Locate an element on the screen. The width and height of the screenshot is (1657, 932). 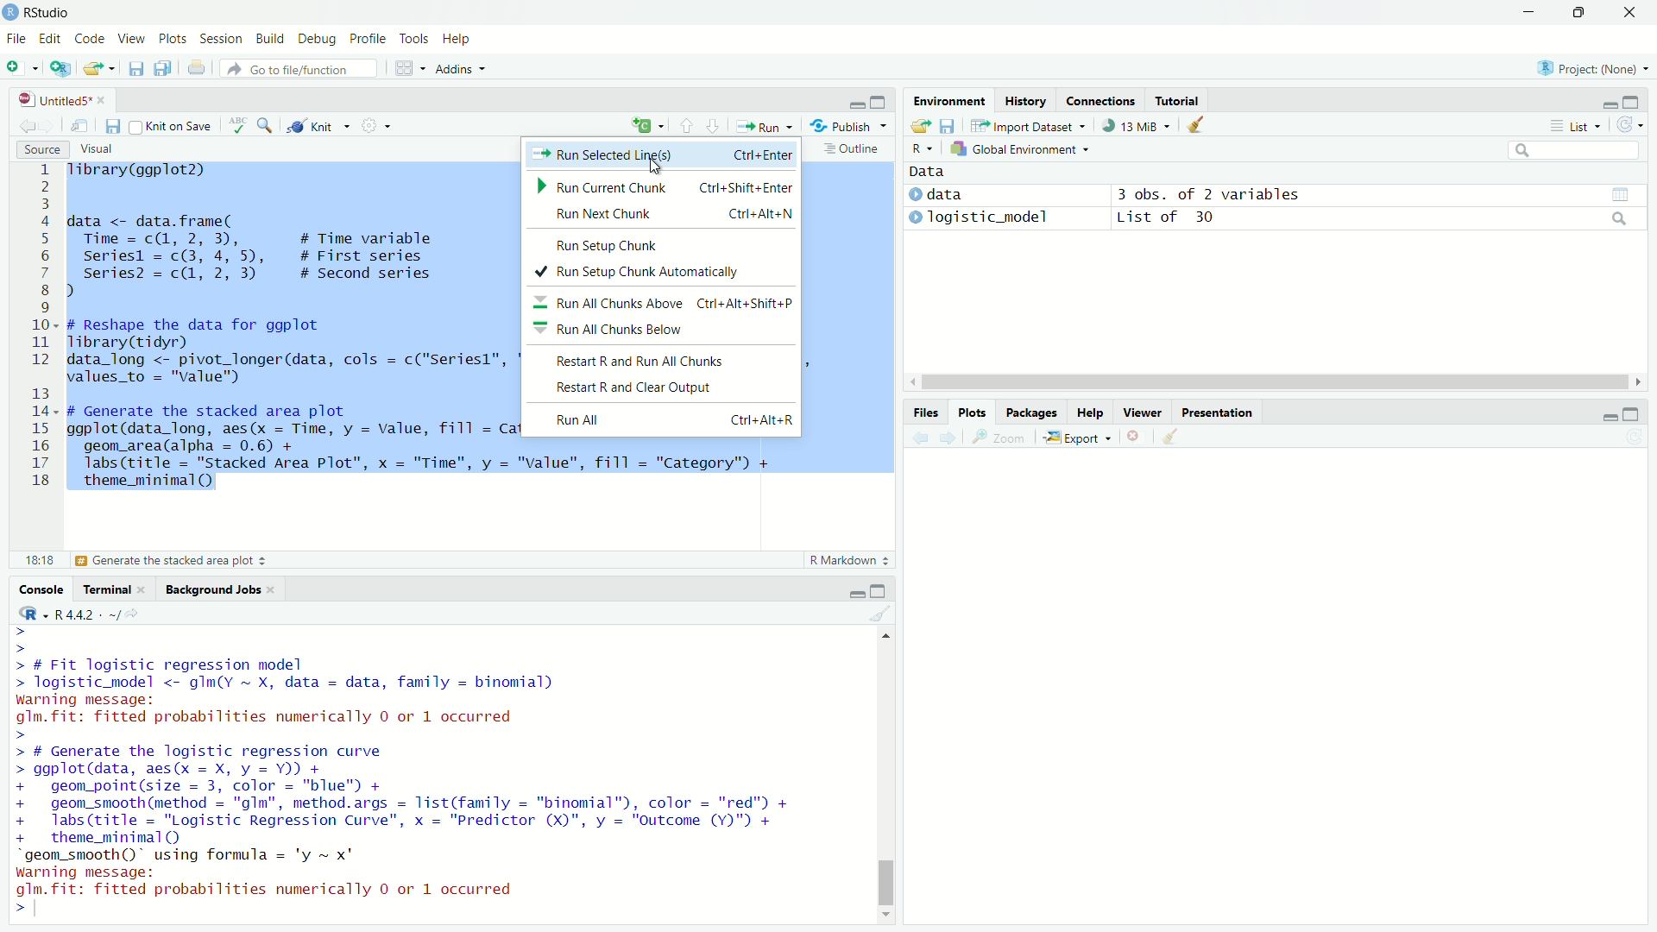
cursor is located at coordinates (660, 170).